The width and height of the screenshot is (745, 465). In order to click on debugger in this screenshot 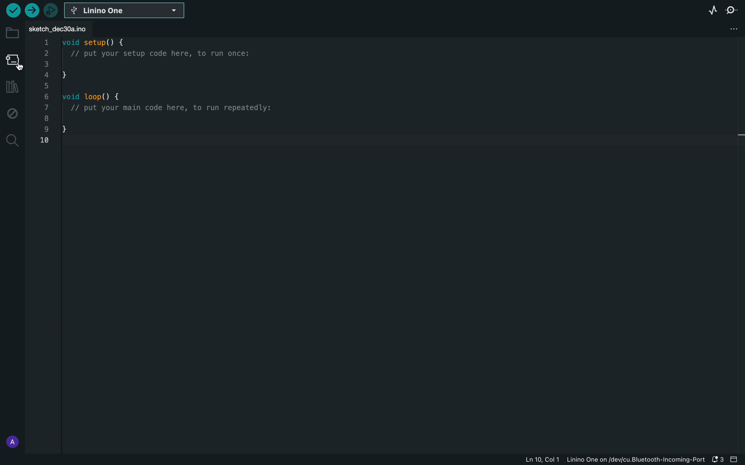, I will do `click(49, 10)`.